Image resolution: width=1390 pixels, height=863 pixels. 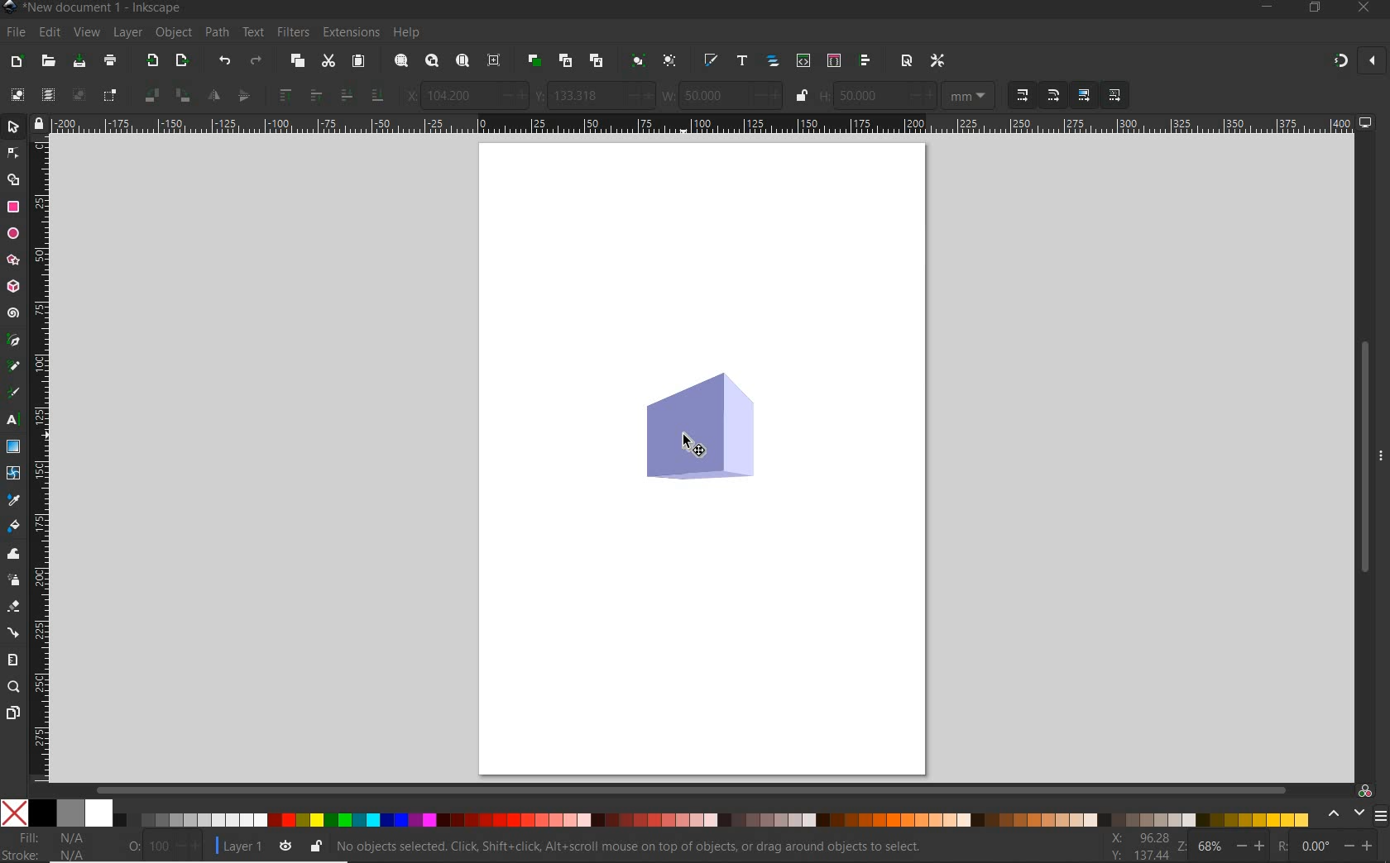 I want to click on toggle current layer visibility, so click(x=282, y=846).